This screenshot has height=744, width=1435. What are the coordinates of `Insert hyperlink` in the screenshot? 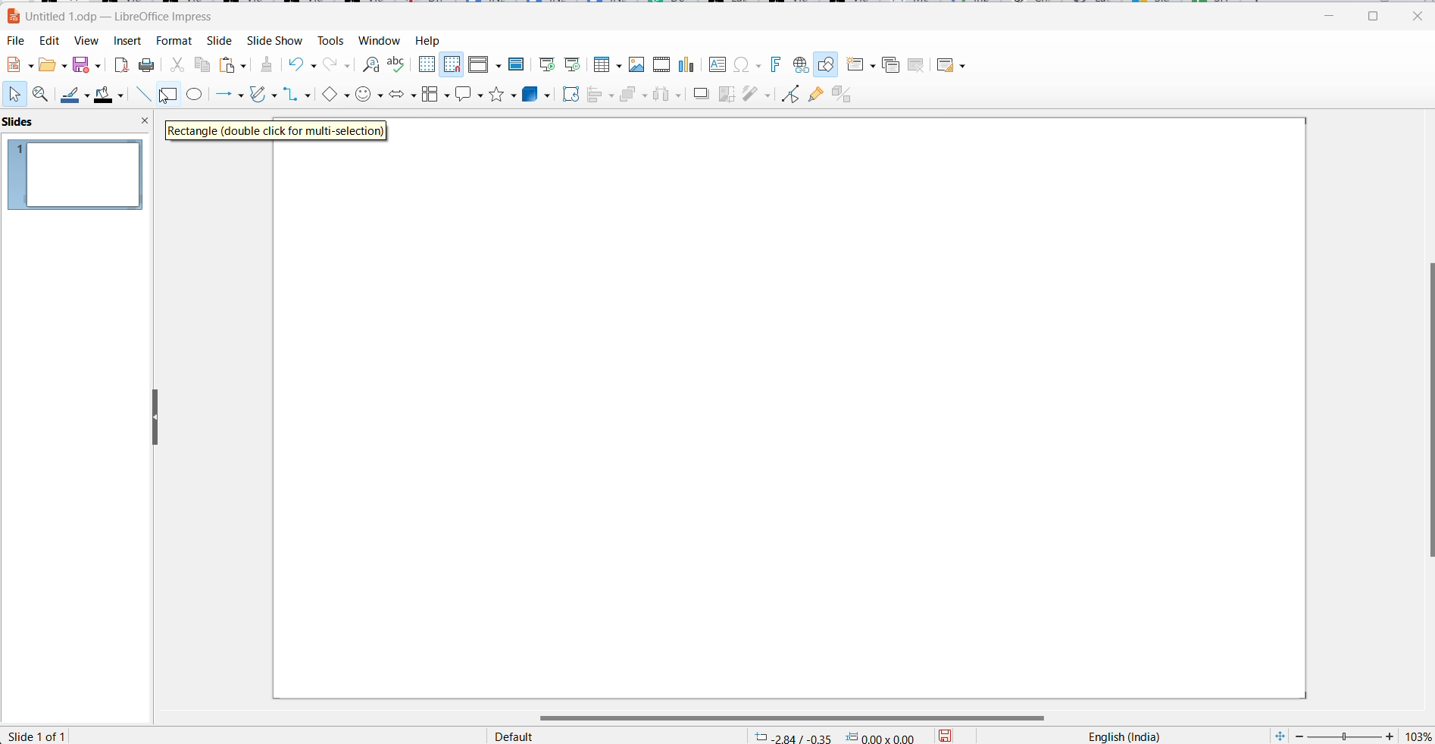 It's located at (799, 66).